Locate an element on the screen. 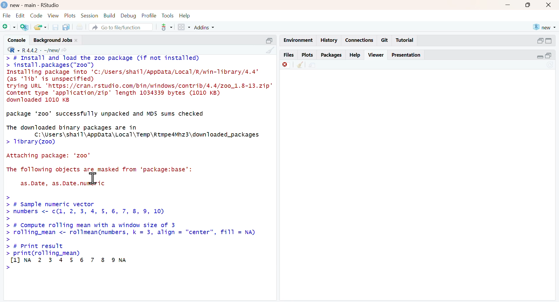 This screenshot has width=559, height=302. plots is located at coordinates (70, 15).